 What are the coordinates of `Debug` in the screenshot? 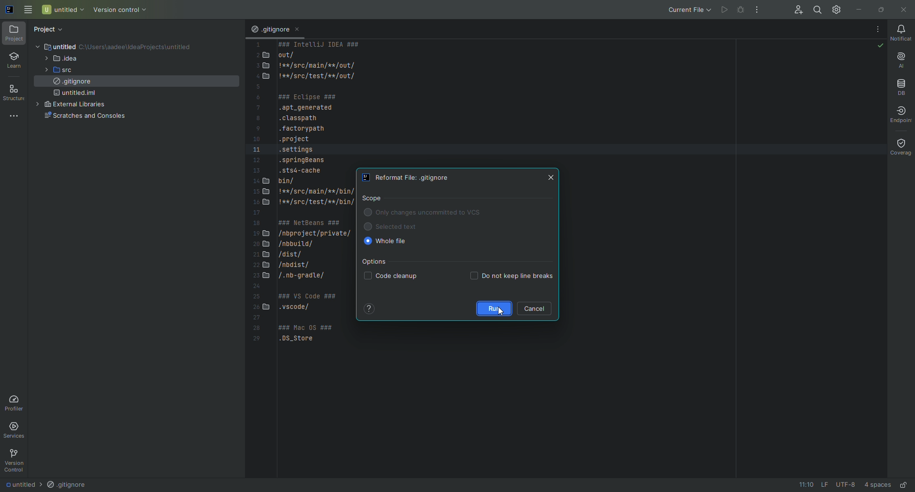 It's located at (740, 10).